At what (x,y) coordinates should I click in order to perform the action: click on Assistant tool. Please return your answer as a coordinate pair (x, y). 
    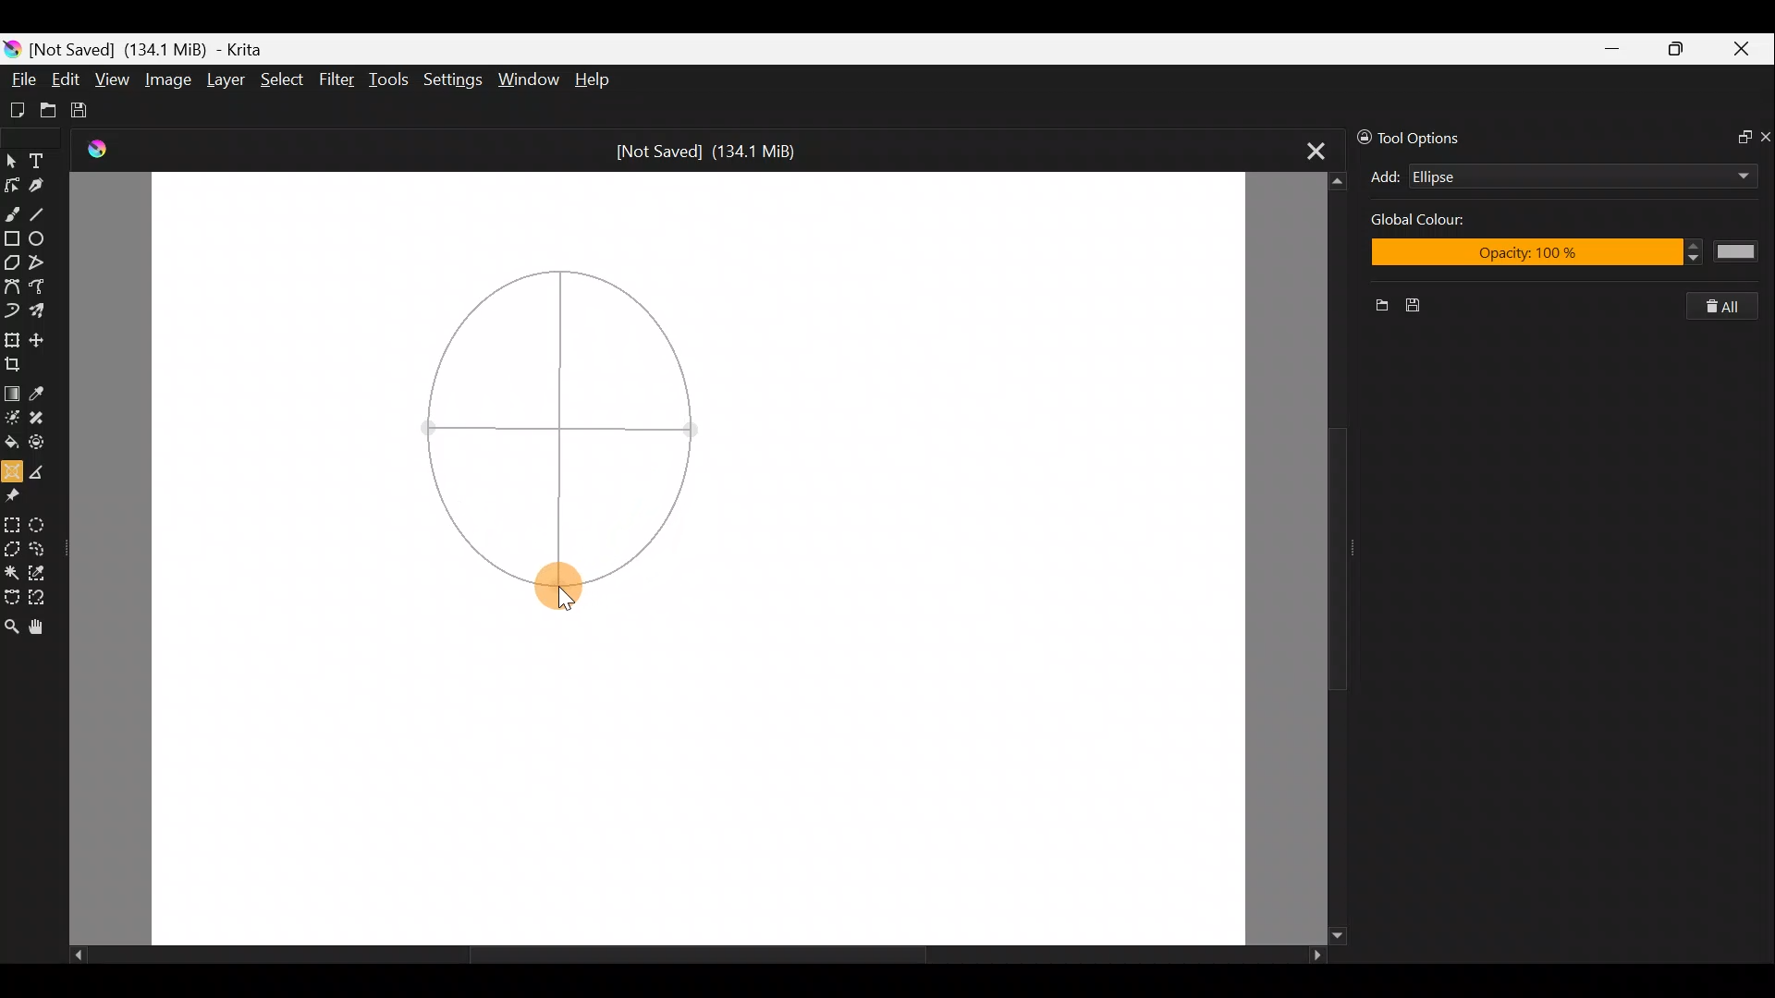
    Looking at the image, I should click on (12, 469).